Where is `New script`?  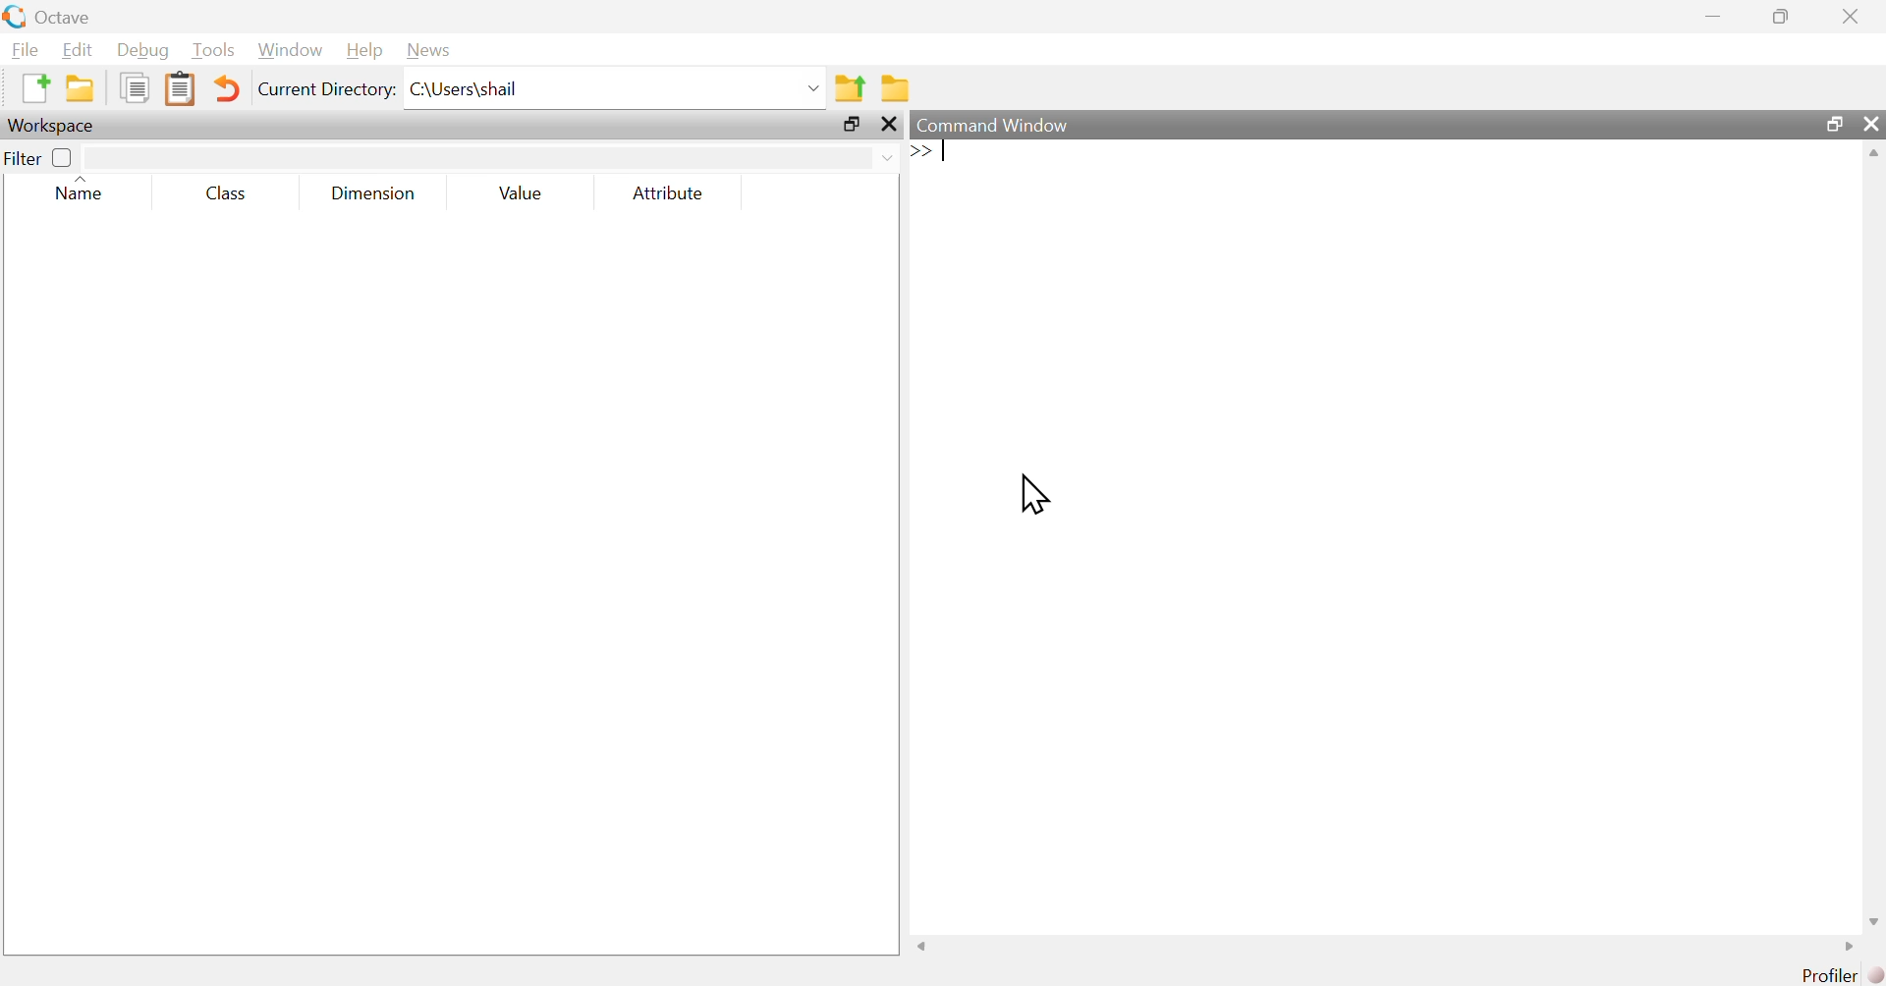 New script is located at coordinates (34, 88).